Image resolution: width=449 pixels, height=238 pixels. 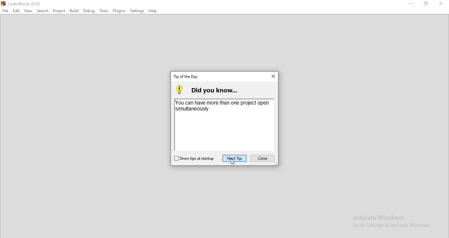 What do you see at coordinates (21, 3) in the screenshot?
I see `logo` at bounding box center [21, 3].